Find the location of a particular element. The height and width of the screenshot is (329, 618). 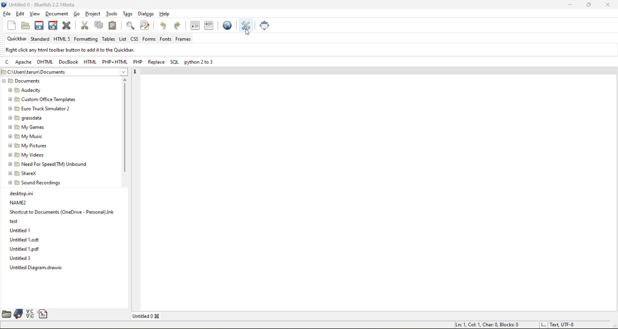

NAME2 is located at coordinates (18, 202).